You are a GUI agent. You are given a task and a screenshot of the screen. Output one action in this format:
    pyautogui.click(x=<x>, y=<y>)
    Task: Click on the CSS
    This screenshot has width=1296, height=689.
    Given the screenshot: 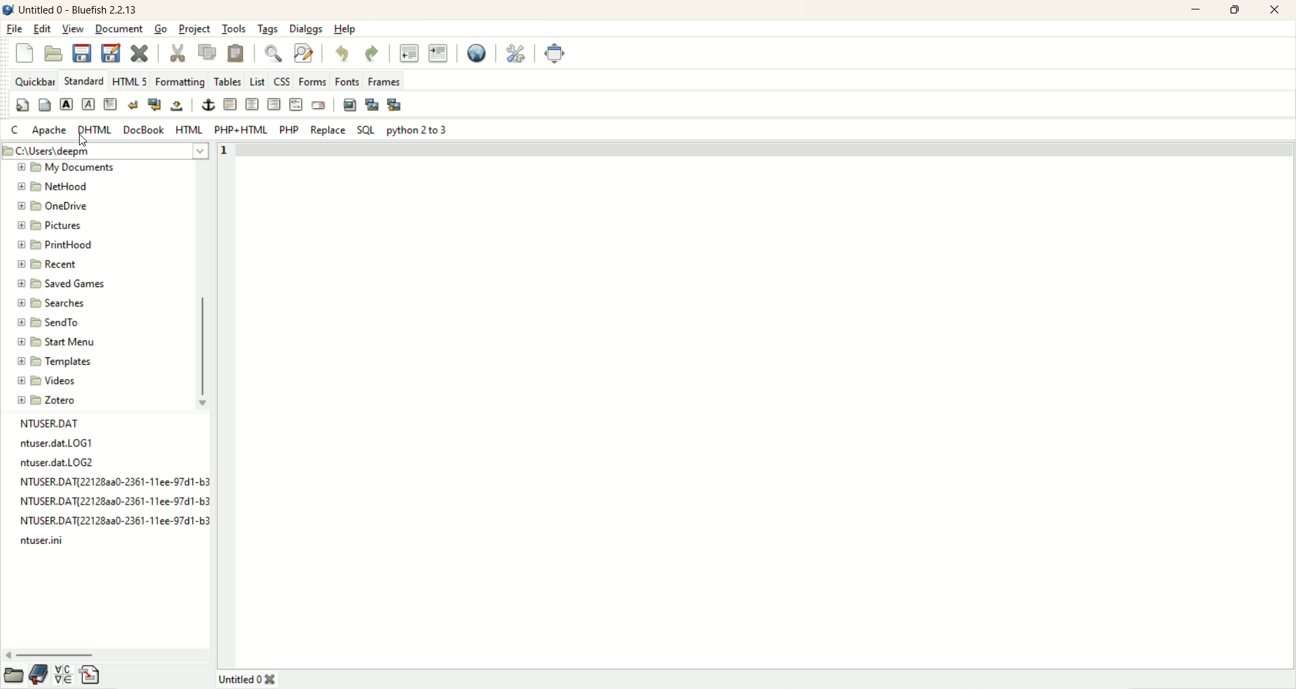 What is the action you would take?
    pyautogui.click(x=281, y=80)
    